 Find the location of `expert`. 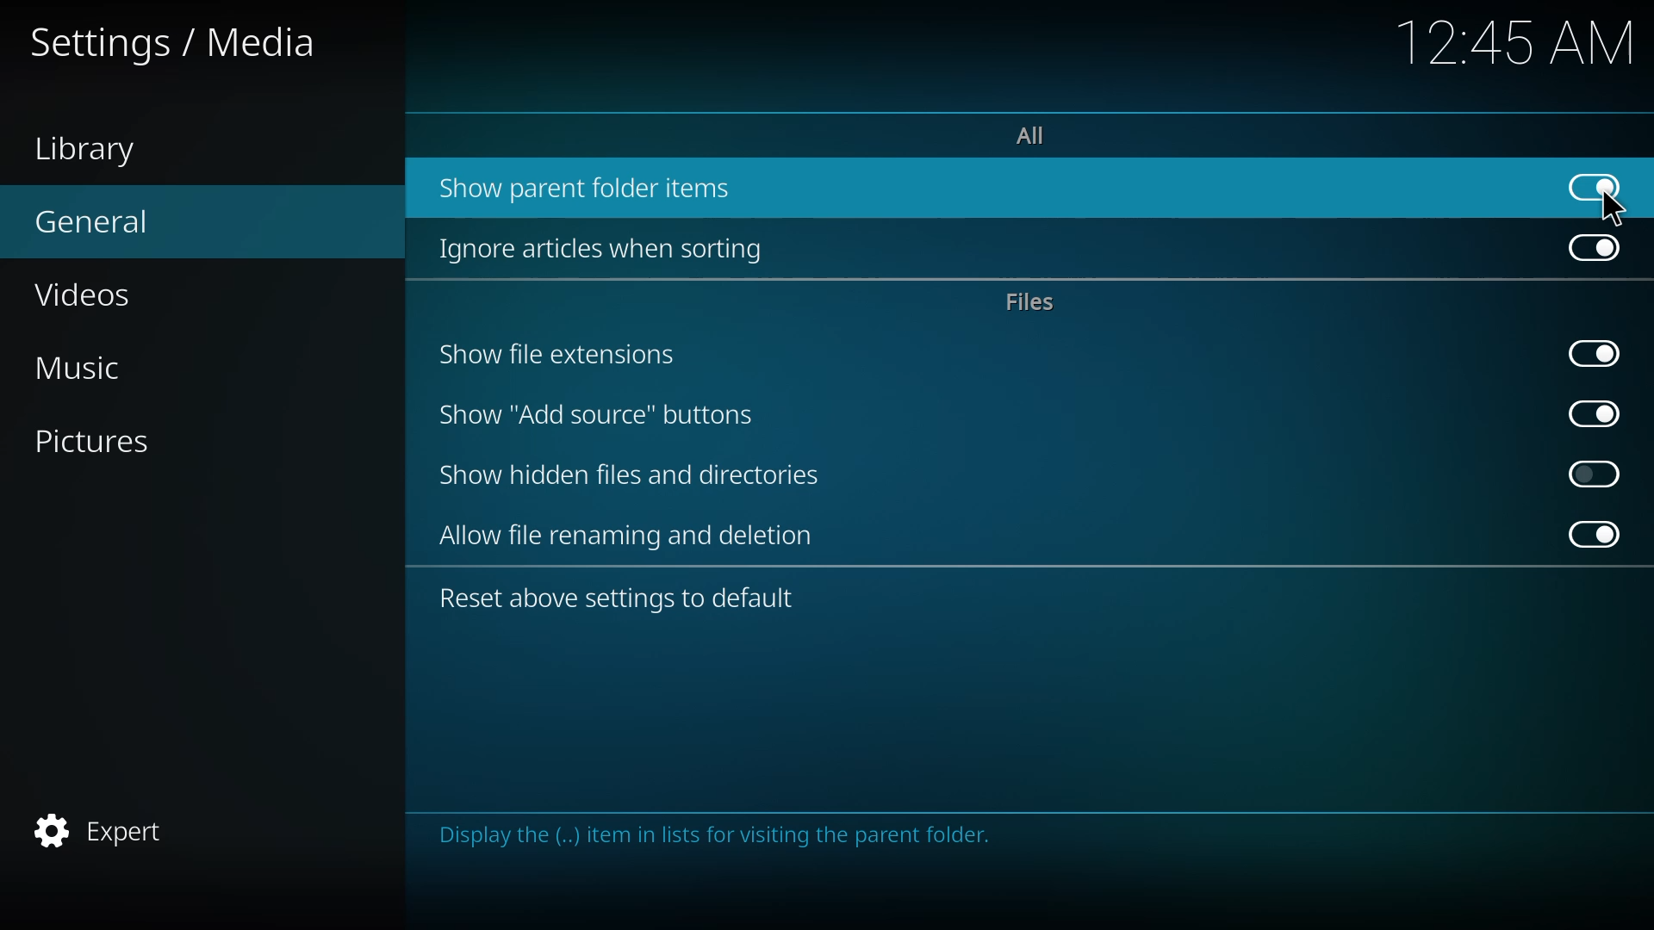

expert is located at coordinates (106, 830).